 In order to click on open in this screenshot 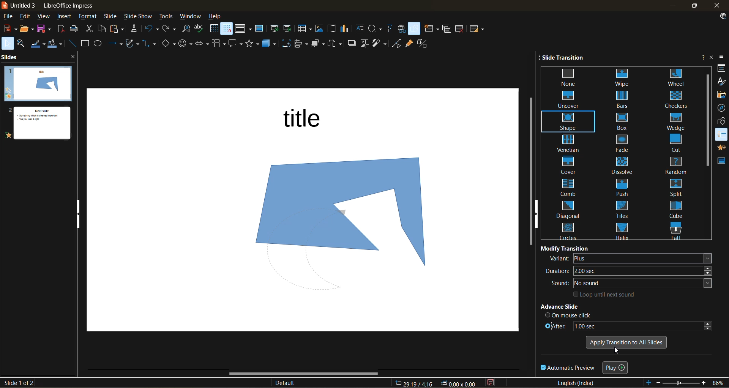, I will do `click(27, 30)`.